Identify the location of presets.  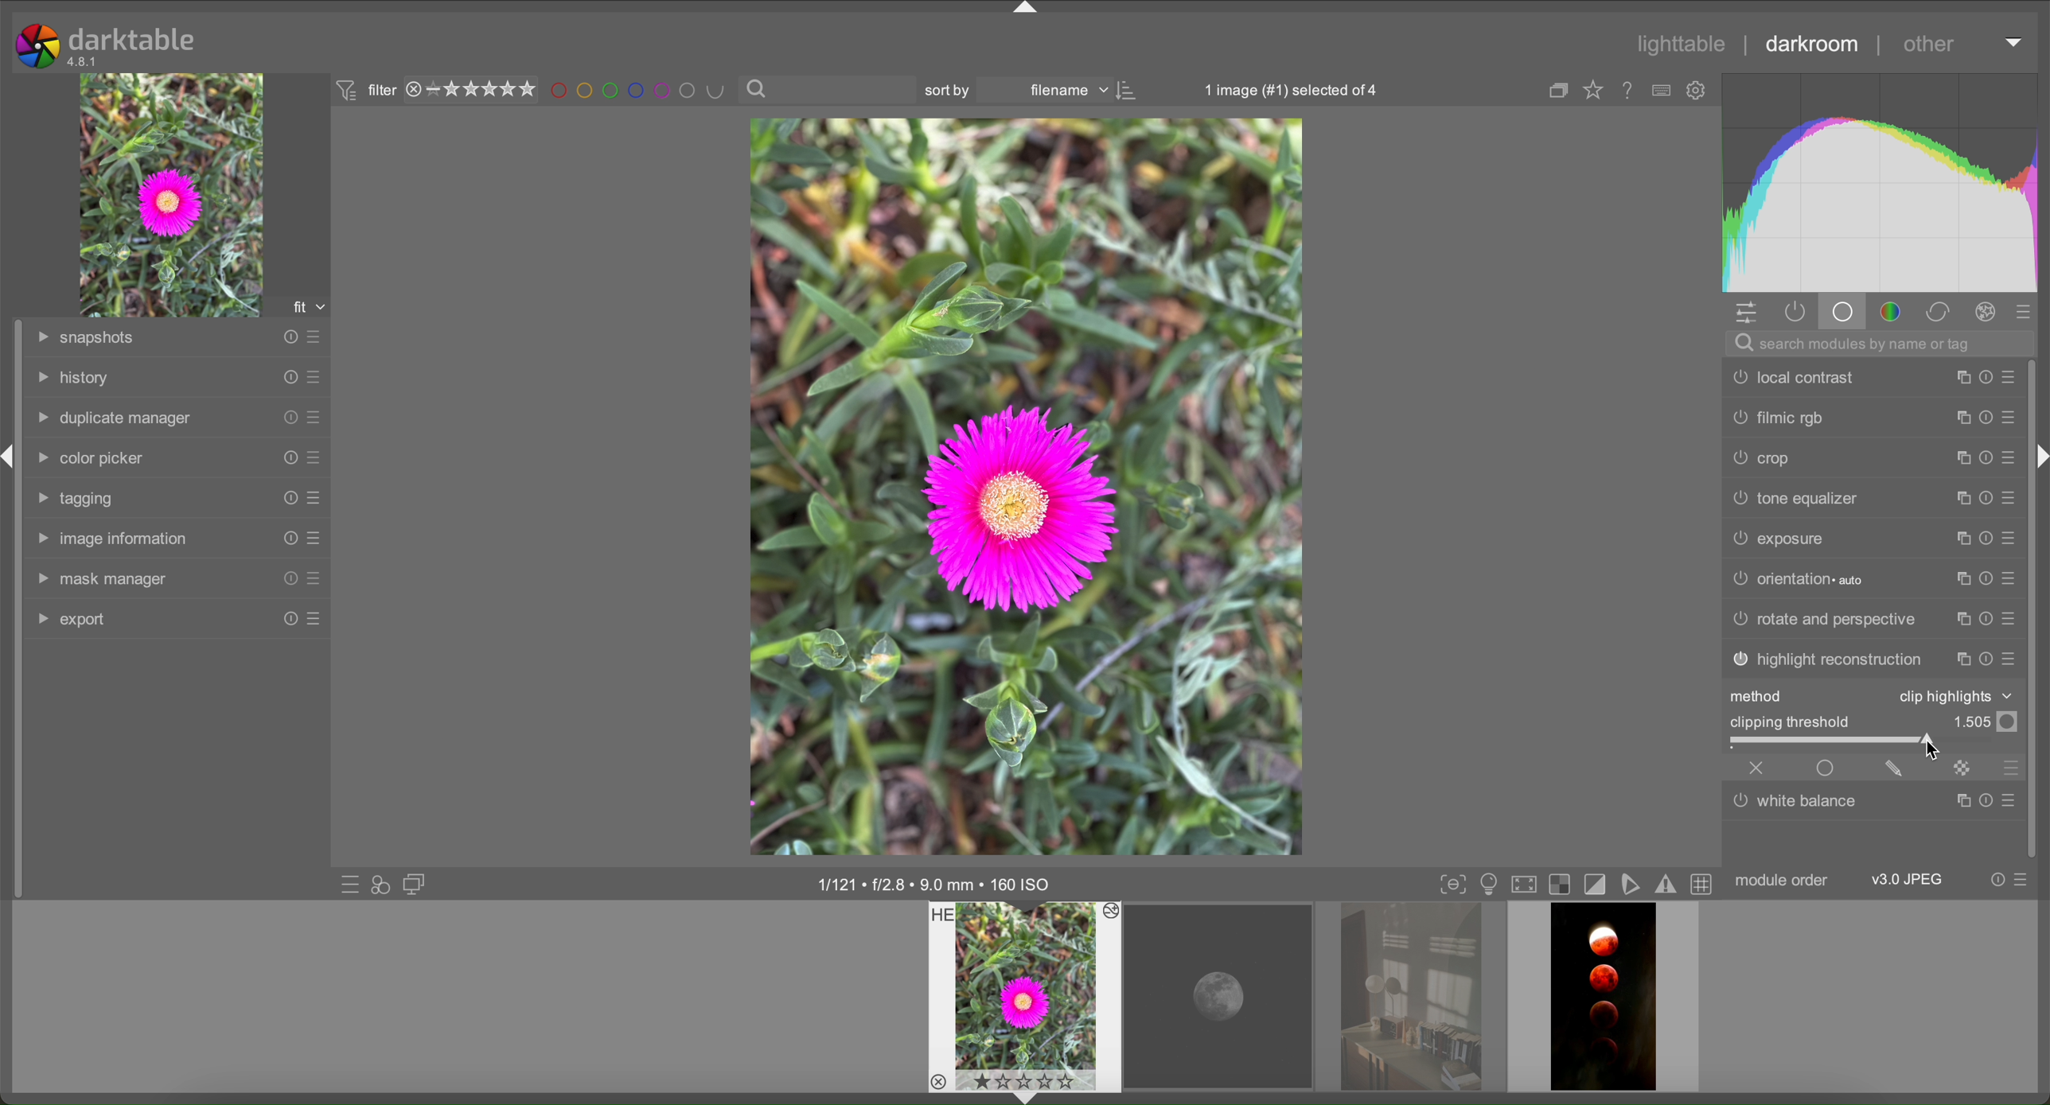
(314, 418).